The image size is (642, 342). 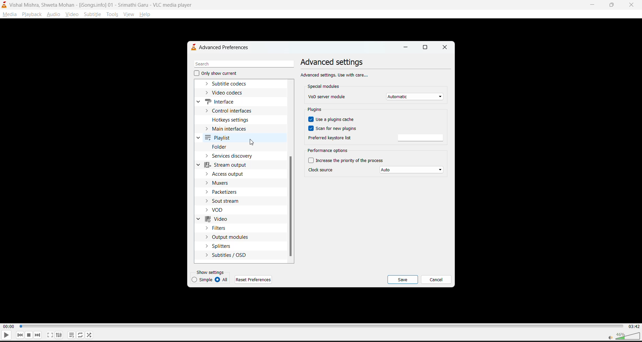 I want to click on subtitle, so click(x=93, y=15).